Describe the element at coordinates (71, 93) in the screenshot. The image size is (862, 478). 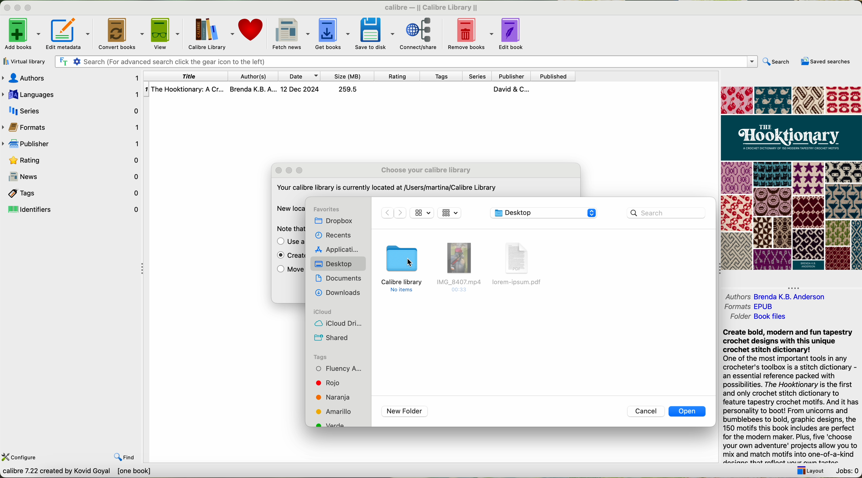
I see `languages` at that location.